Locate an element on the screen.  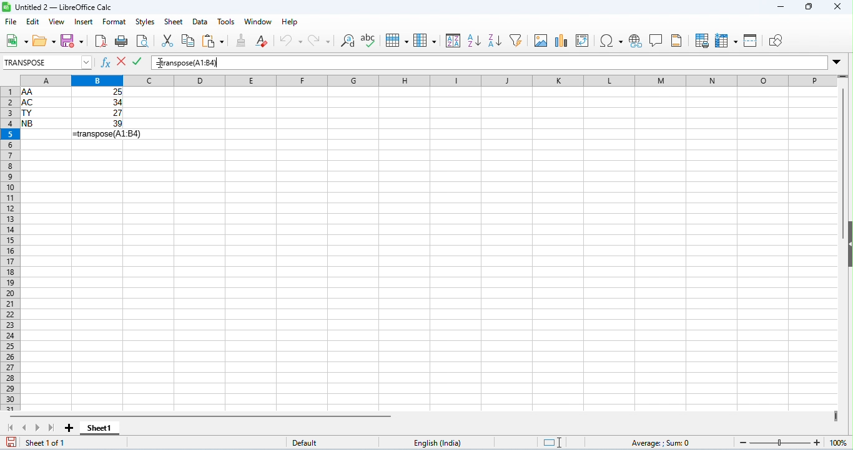
reject is located at coordinates (122, 60).